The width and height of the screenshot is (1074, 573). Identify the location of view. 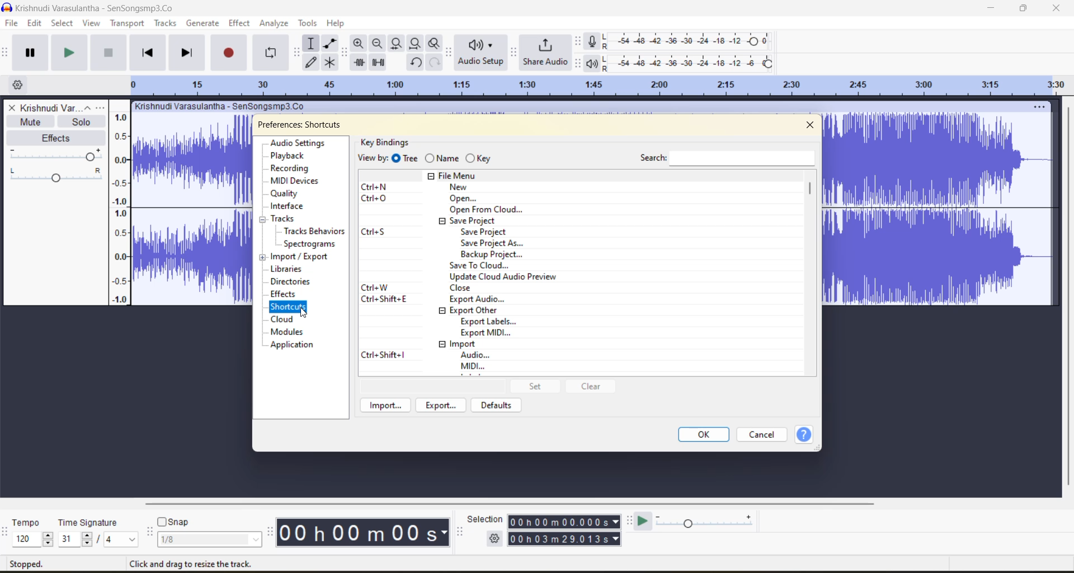
(93, 24).